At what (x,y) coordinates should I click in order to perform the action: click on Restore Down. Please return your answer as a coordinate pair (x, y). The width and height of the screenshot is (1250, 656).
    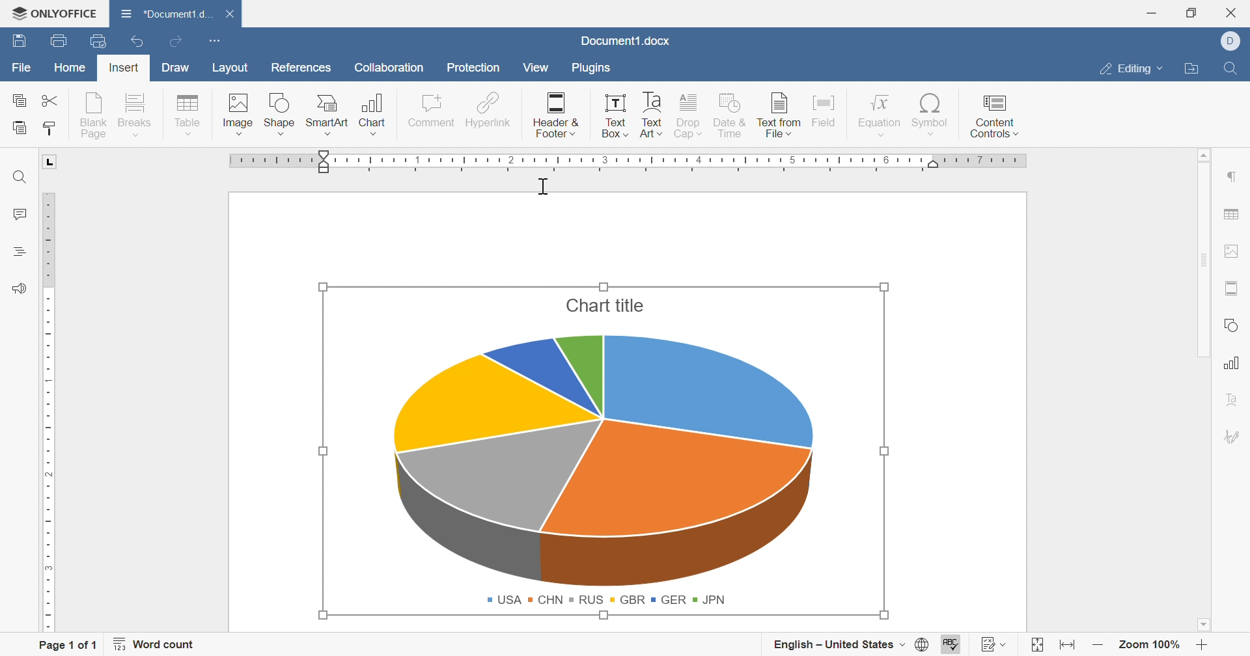
    Looking at the image, I should click on (1193, 12).